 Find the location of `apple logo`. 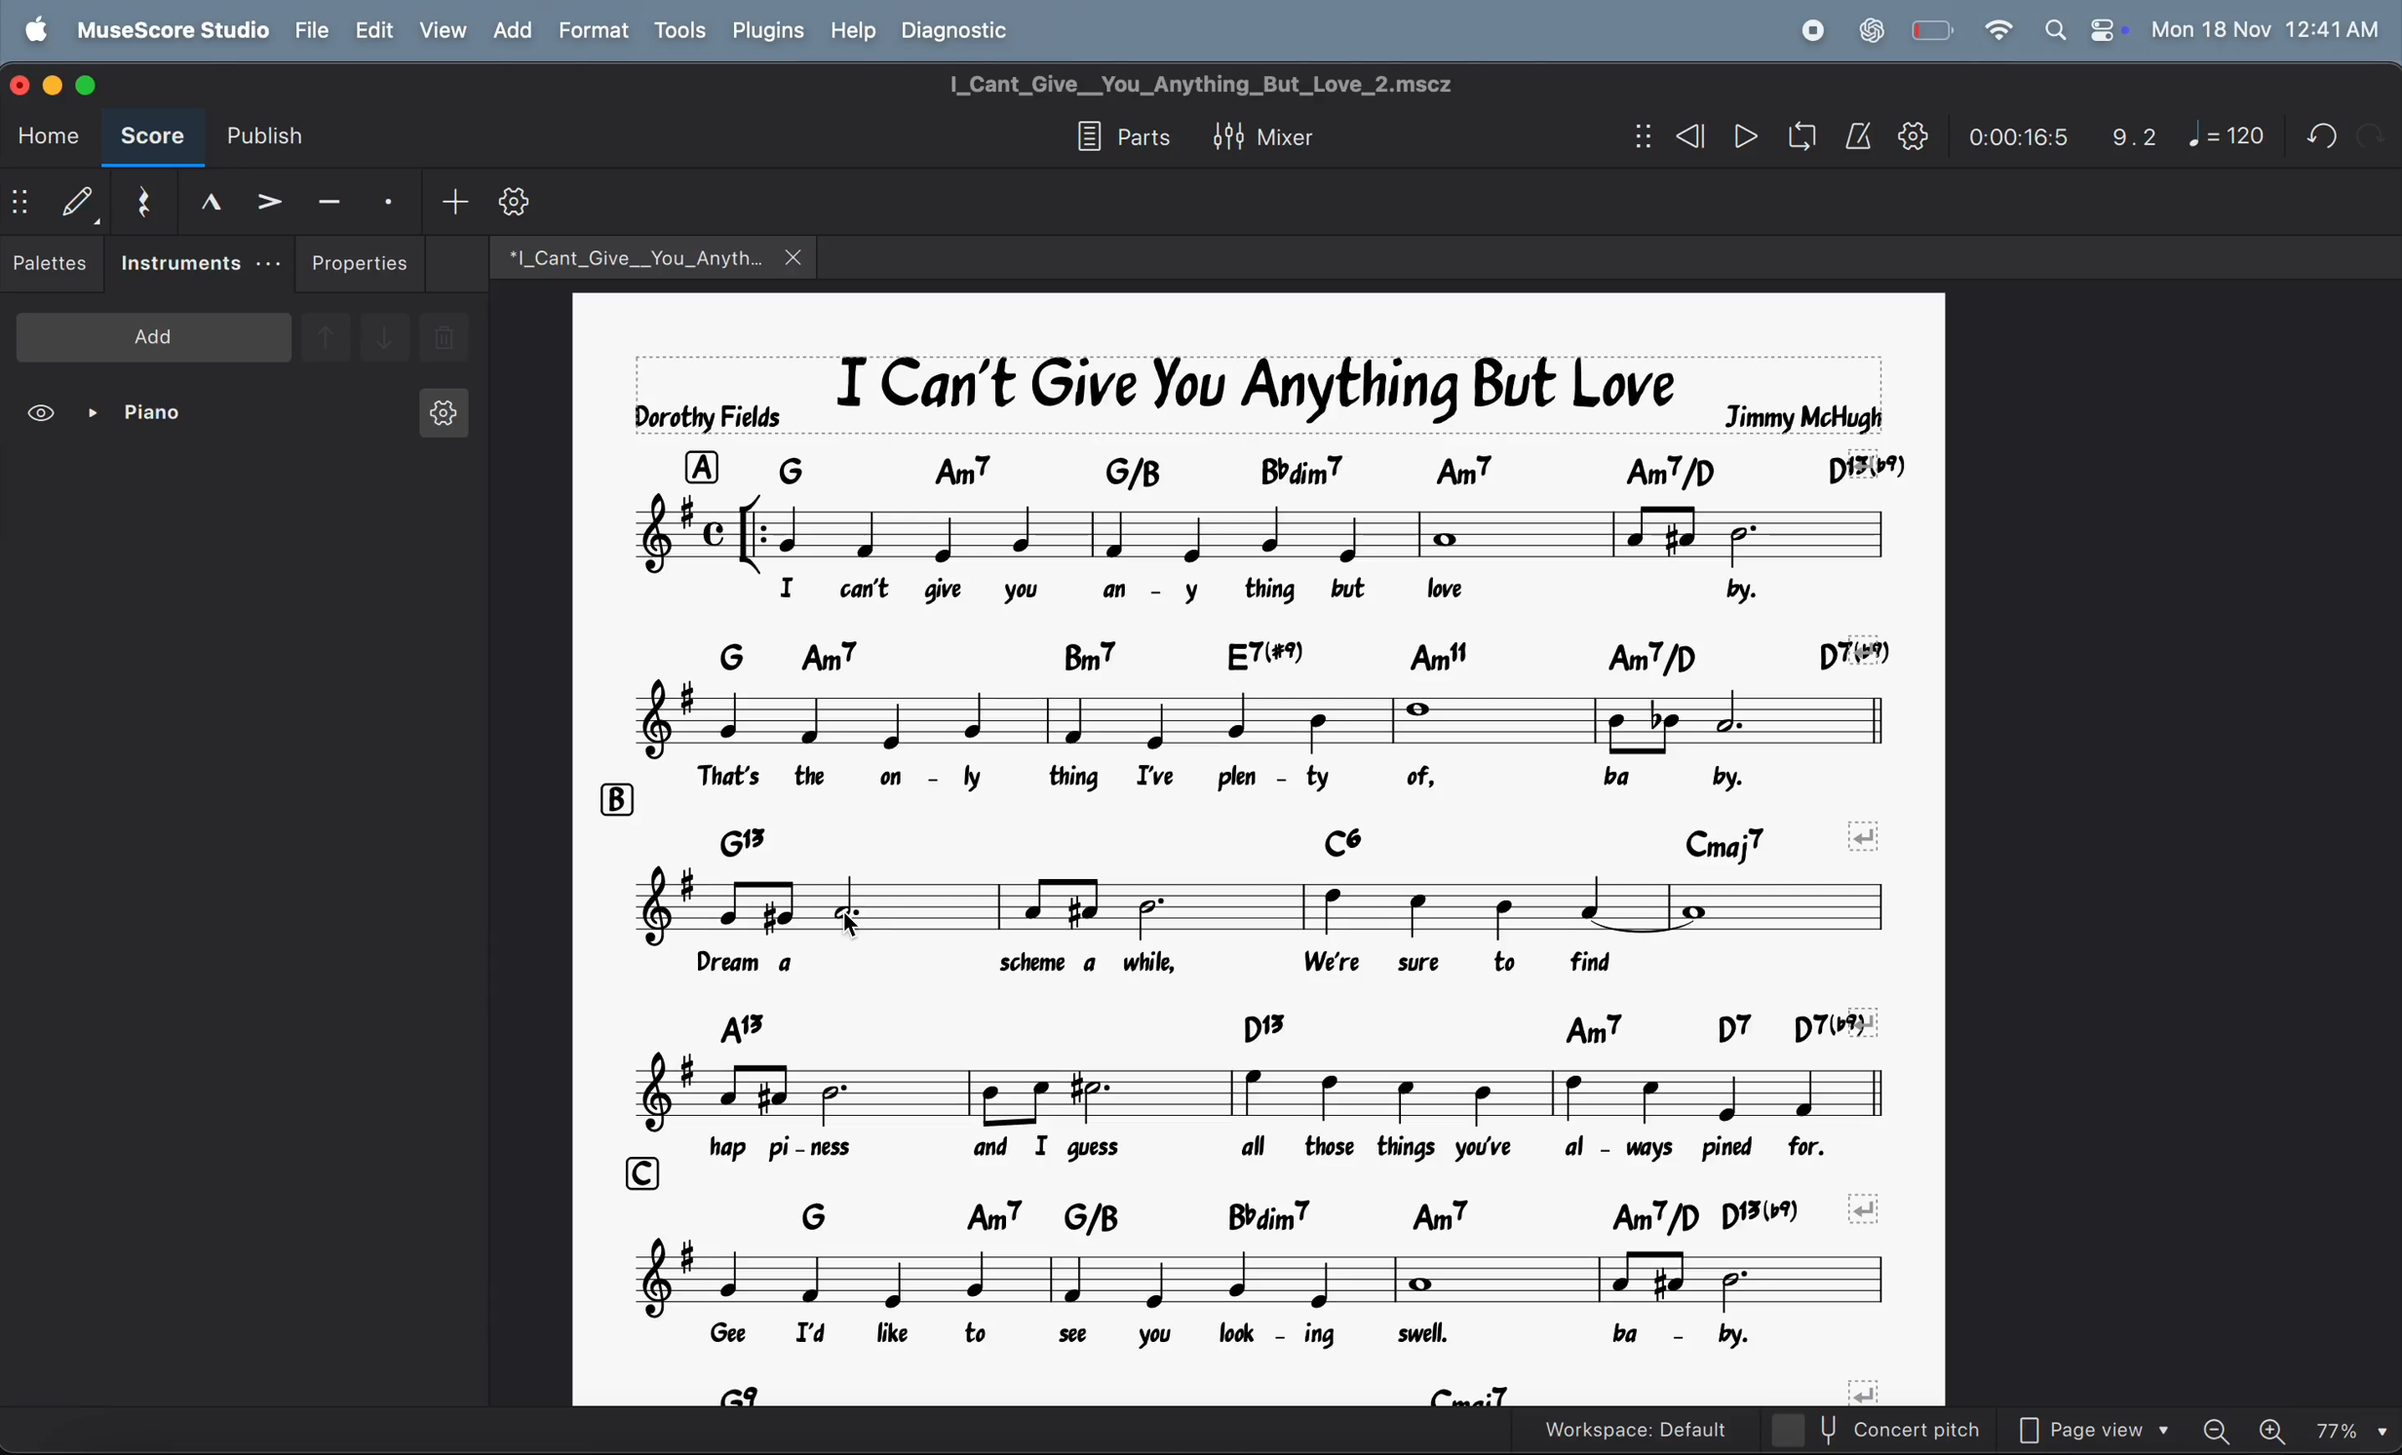

apple logo is located at coordinates (30, 30).